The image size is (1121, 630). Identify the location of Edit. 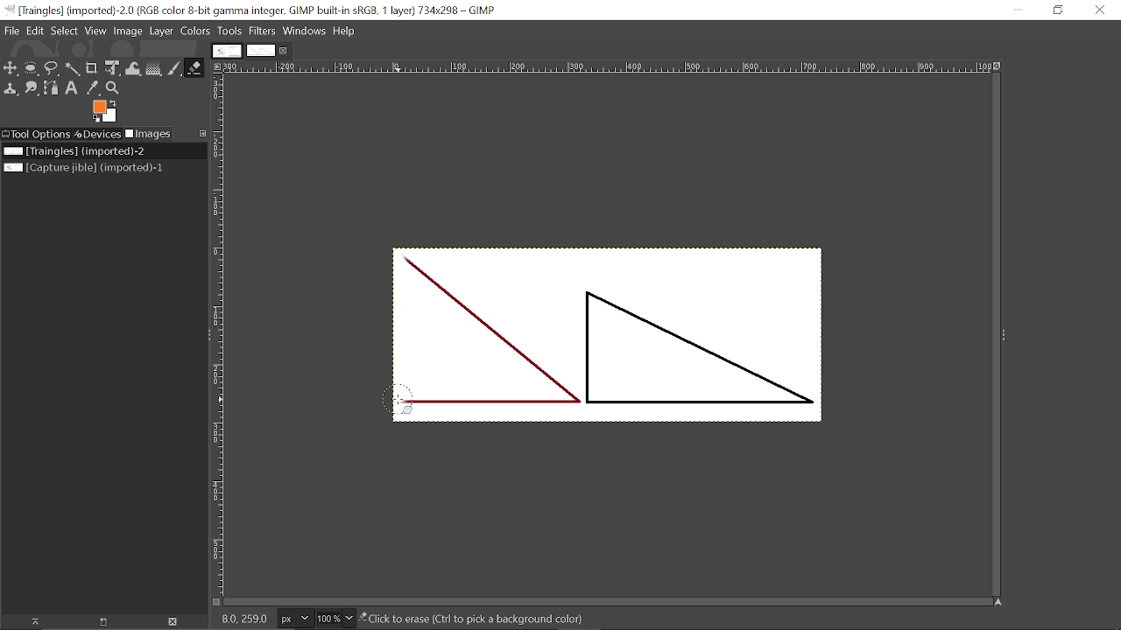
(34, 30).